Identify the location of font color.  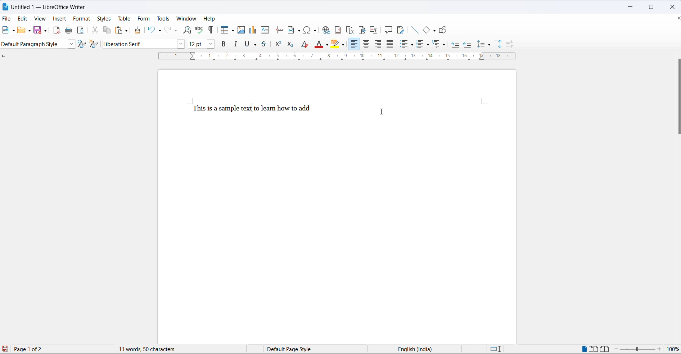
(320, 44).